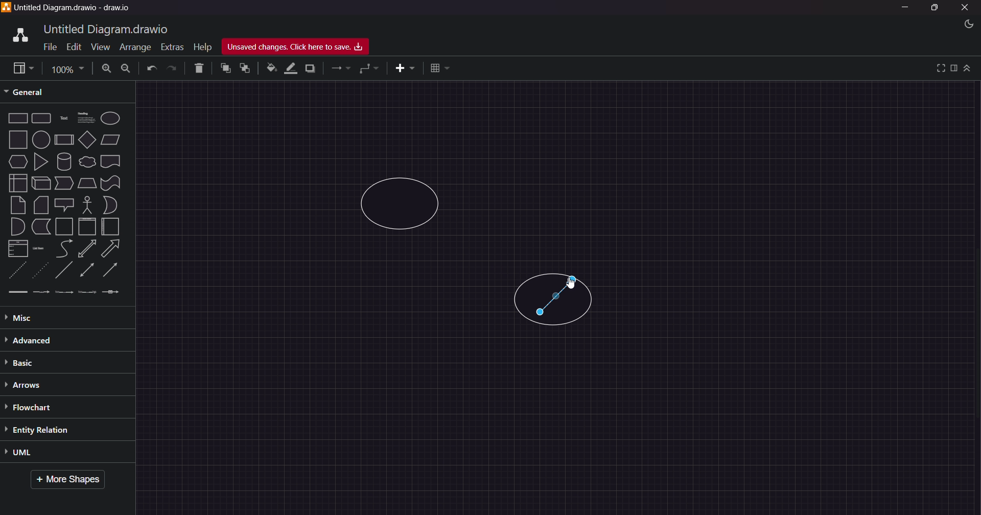 The width and height of the screenshot is (981, 515). What do you see at coordinates (107, 68) in the screenshot?
I see `Zoom In` at bounding box center [107, 68].